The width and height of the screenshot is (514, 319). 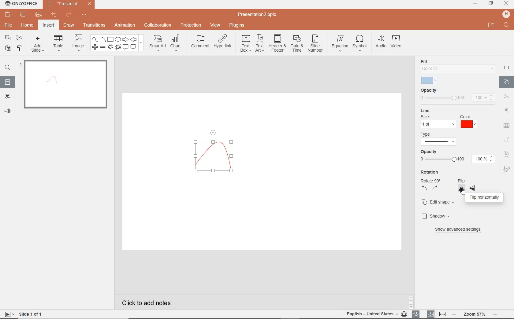 What do you see at coordinates (9, 68) in the screenshot?
I see `FIND` at bounding box center [9, 68].